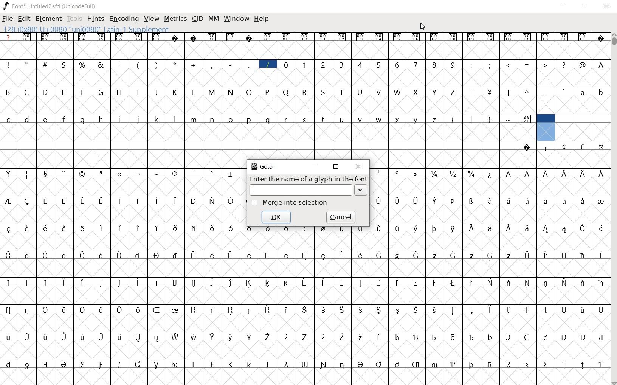 Image resolution: width=617 pixels, height=385 pixels. I want to click on >, so click(546, 64).